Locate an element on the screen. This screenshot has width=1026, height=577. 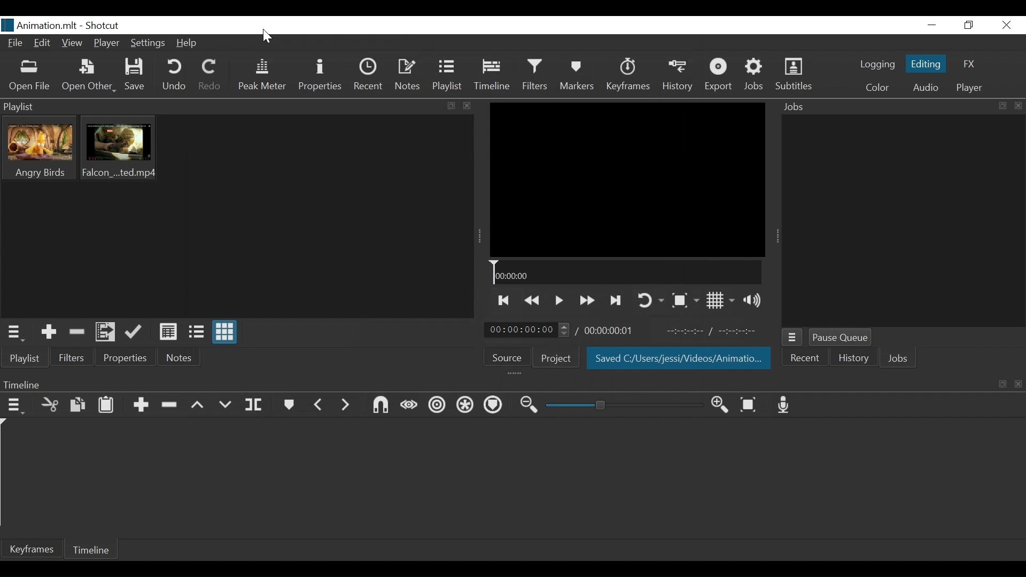
Zoom timeline in is located at coordinates (722, 406).